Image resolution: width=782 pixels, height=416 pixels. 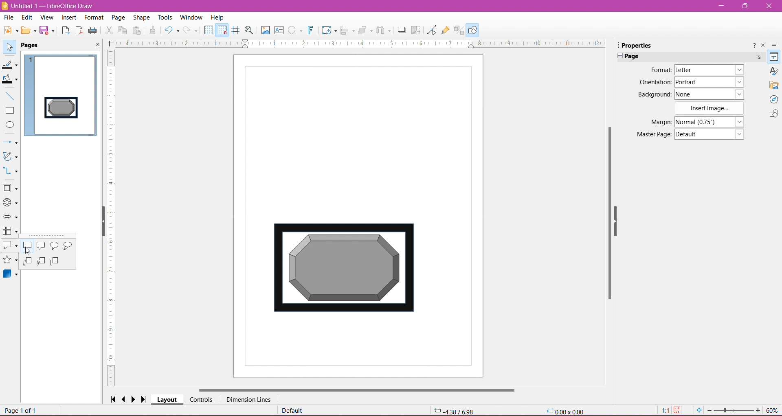 I want to click on Crop Image, so click(x=416, y=30).